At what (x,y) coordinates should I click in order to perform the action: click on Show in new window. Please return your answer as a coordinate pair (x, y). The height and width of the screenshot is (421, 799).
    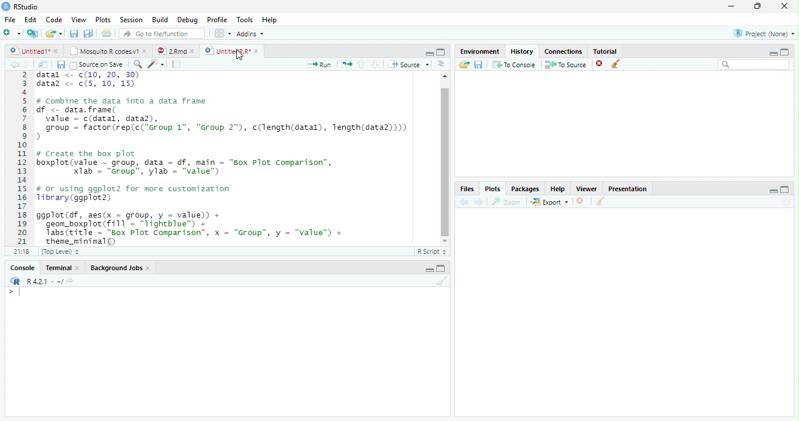
    Looking at the image, I should click on (43, 64).